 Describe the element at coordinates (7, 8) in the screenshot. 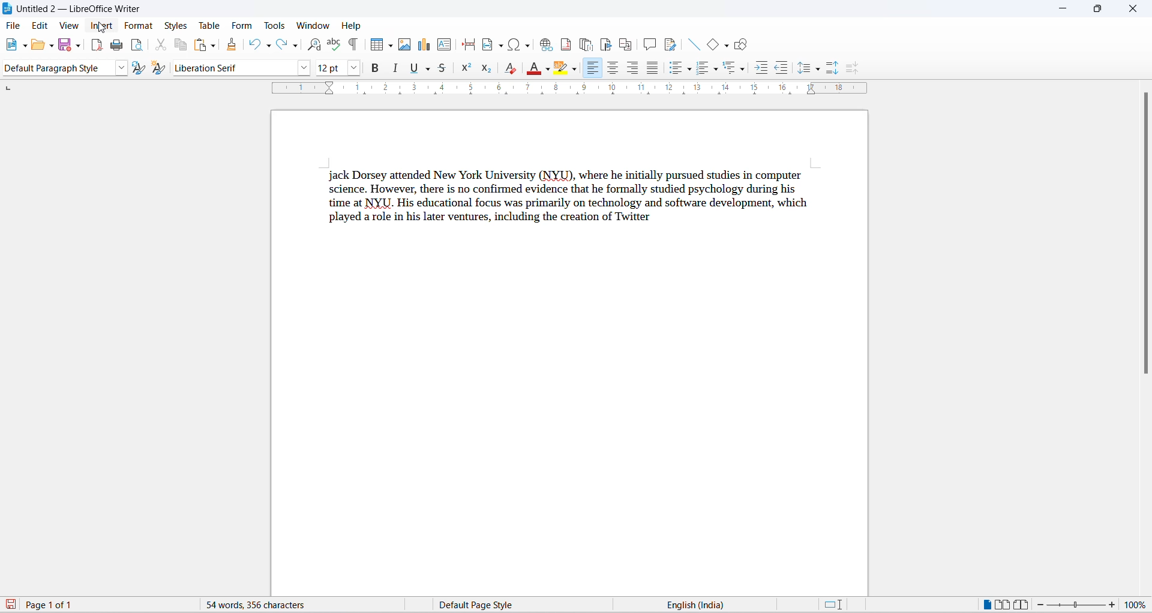

I see `LibreOffice Icon` at that location.